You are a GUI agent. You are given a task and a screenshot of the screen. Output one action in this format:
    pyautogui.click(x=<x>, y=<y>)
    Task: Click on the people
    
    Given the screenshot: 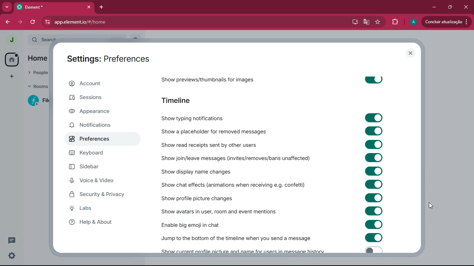 What is the action you would take?
    pyautogui.click(x=37, y=73)
    